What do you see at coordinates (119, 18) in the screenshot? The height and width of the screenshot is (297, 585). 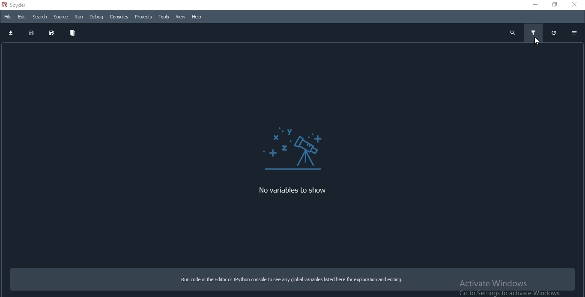 I see `Consoles` at bounding box center [119, 18].